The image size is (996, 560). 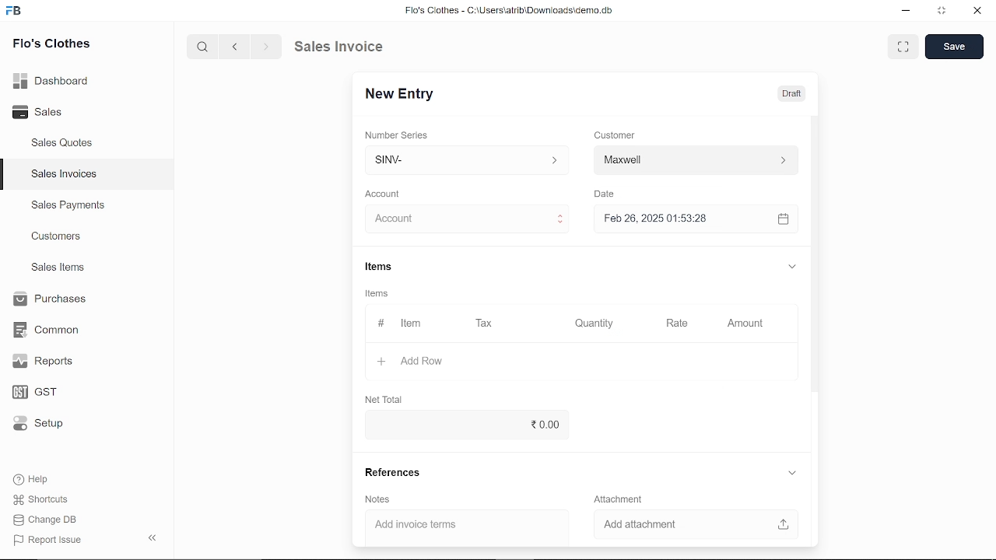 What do you see at coordinates (14, 12) in the screenshot?
I see `frappe books` at bounding box center [14, 12].